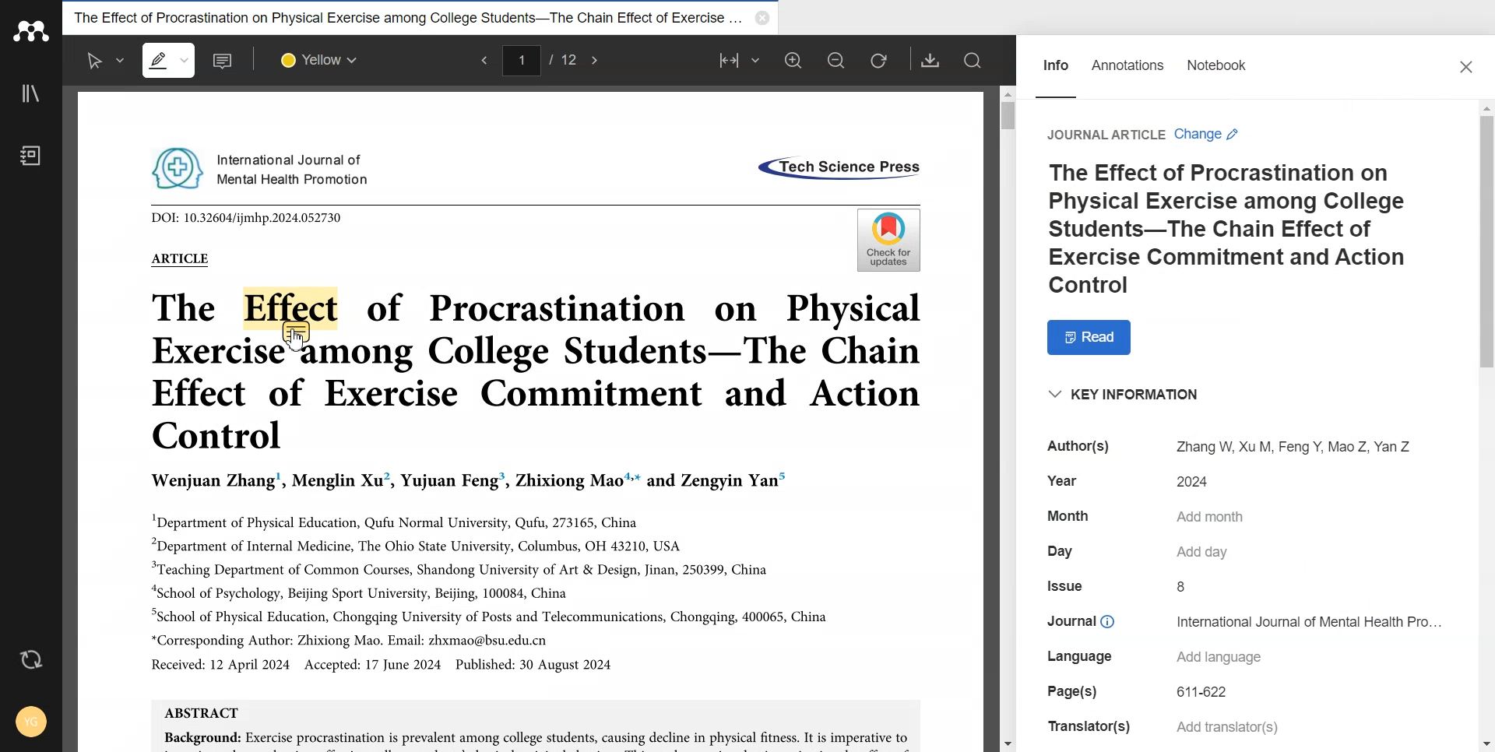 The width and height of the screenshot is (1495, 752). I want to click on Refresh, so click(878, 60).